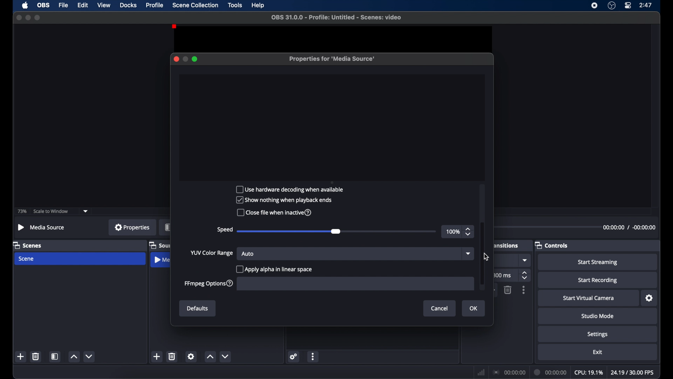  What do you see at coordinates (27, 246) in the screenshot?
I see `scenes` at bounding box center [27, 246].